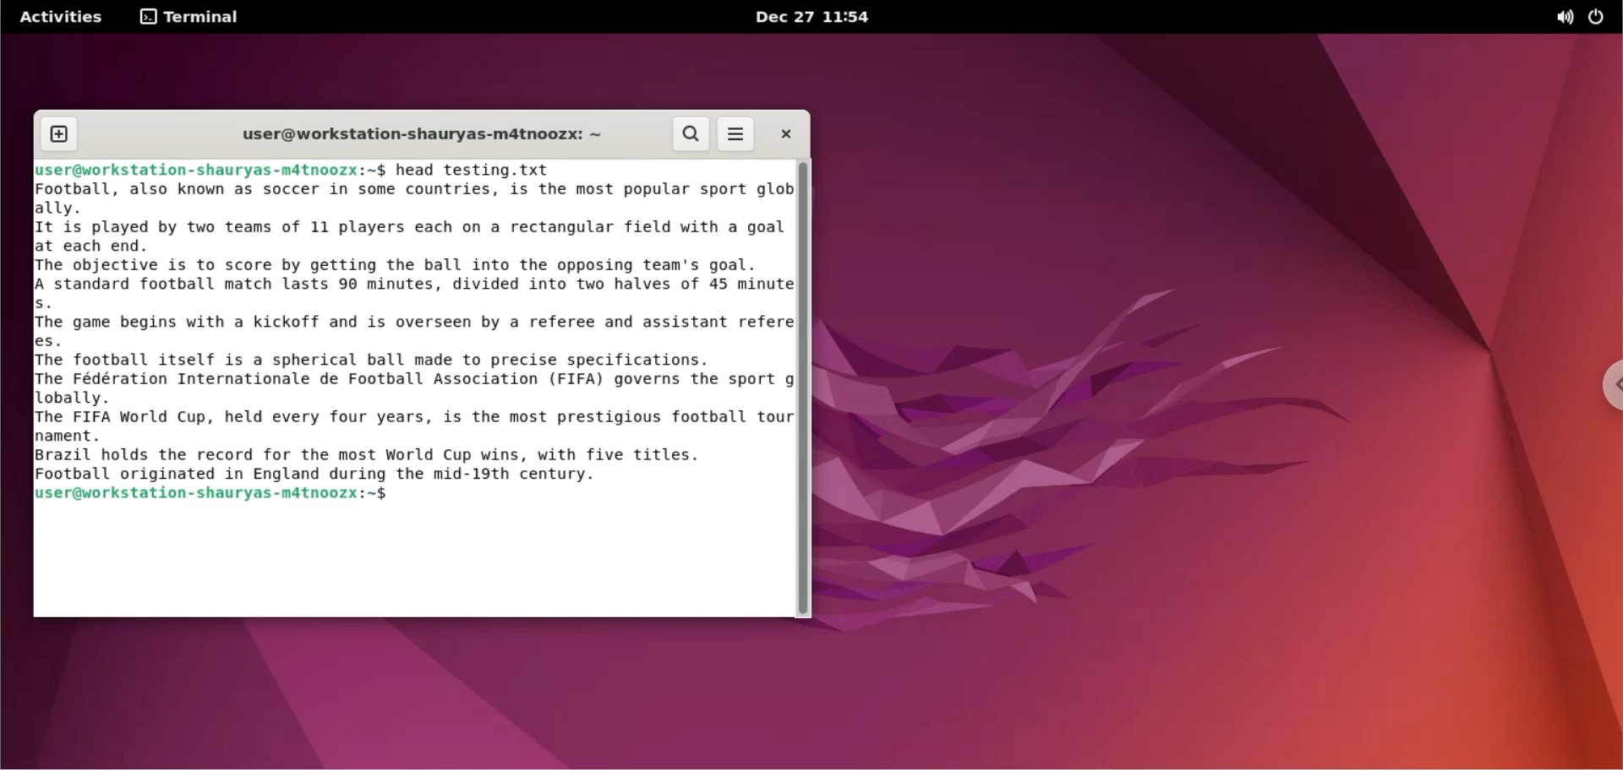  I want to click on menu options, so click(737, 133).